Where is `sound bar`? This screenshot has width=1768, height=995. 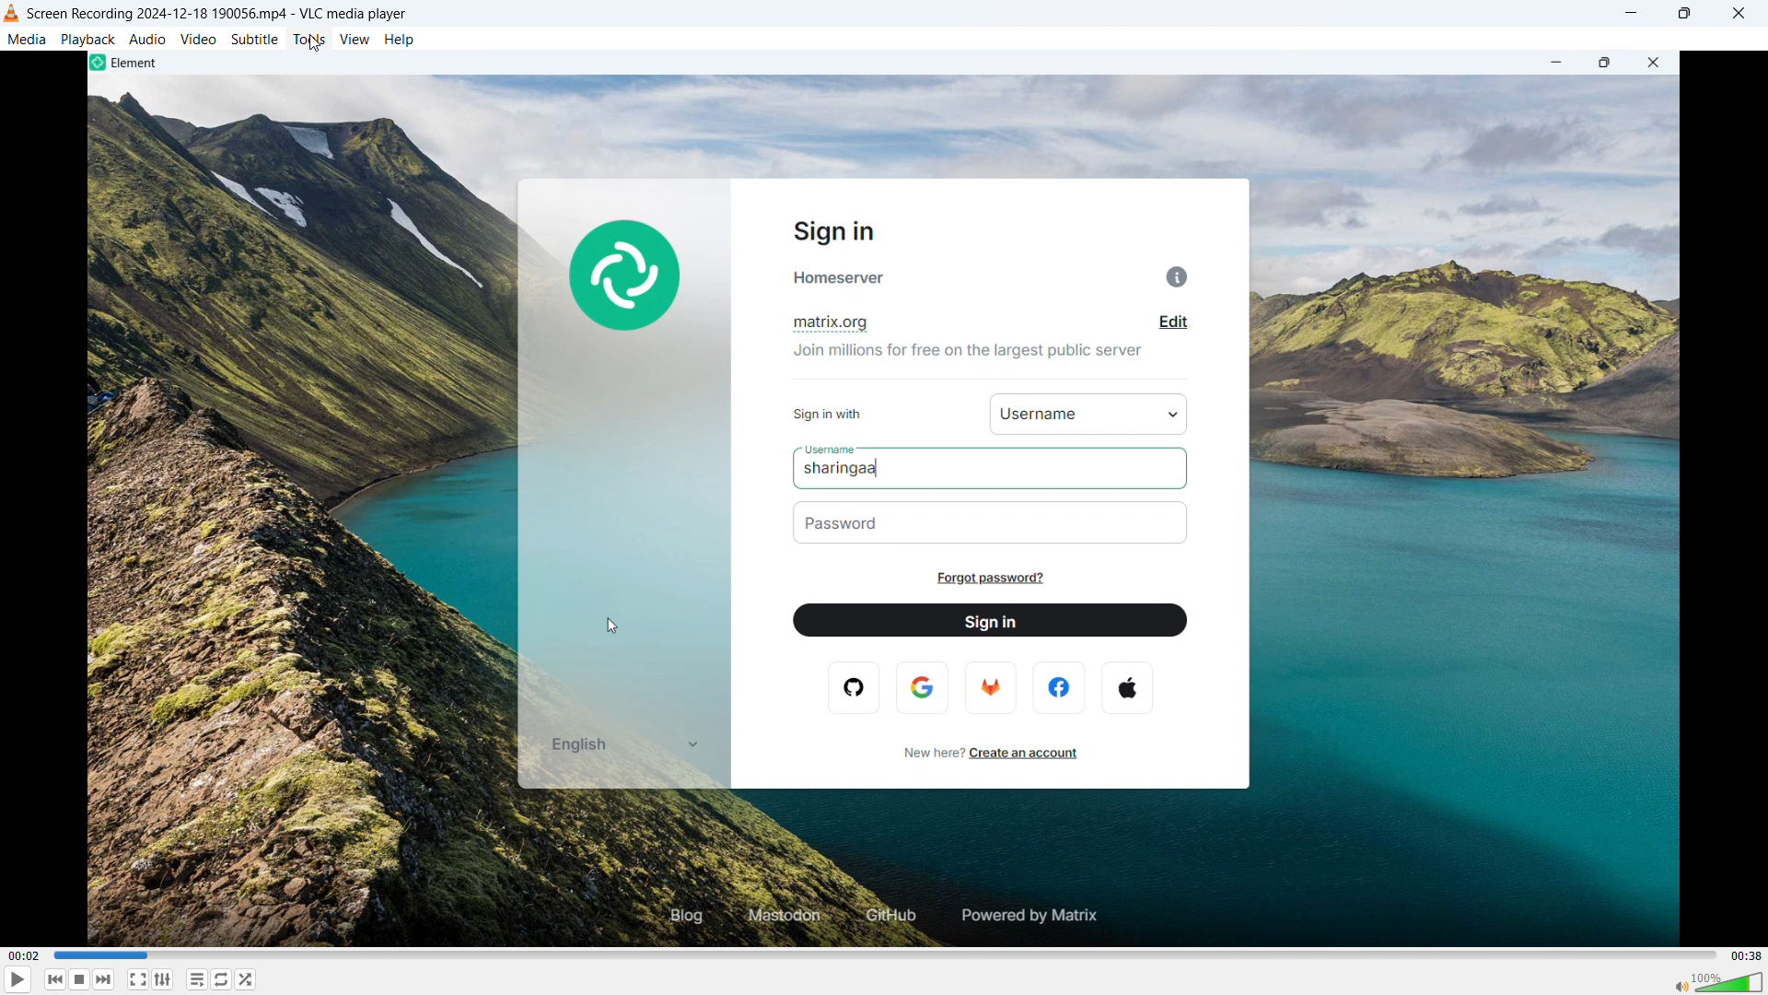 sound bar is located at coordinates (1707, 981).